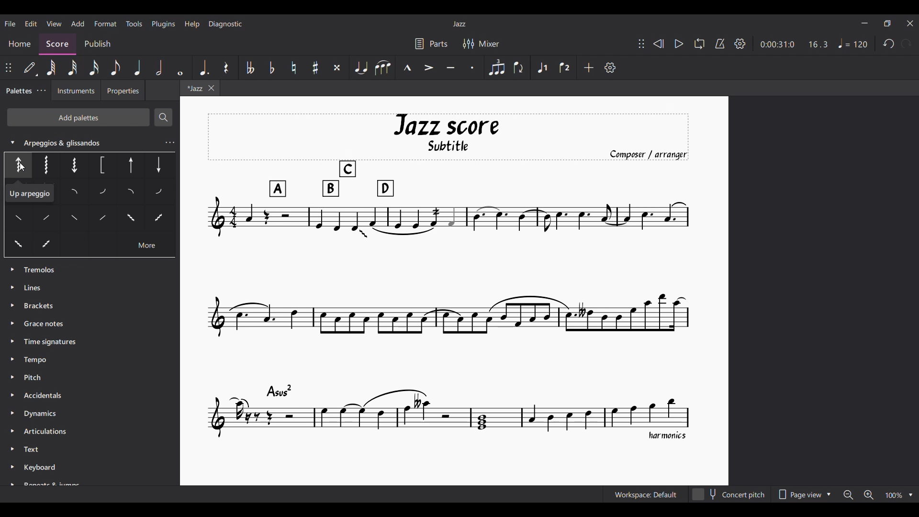 The height and width of the screenshot is (517, 919). I want to click on Change position, so click(8, 67).